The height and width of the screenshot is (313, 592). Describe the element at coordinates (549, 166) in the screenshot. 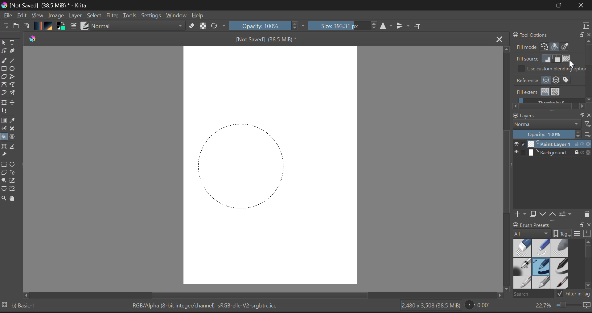

I see `Layers Docker` at that location.